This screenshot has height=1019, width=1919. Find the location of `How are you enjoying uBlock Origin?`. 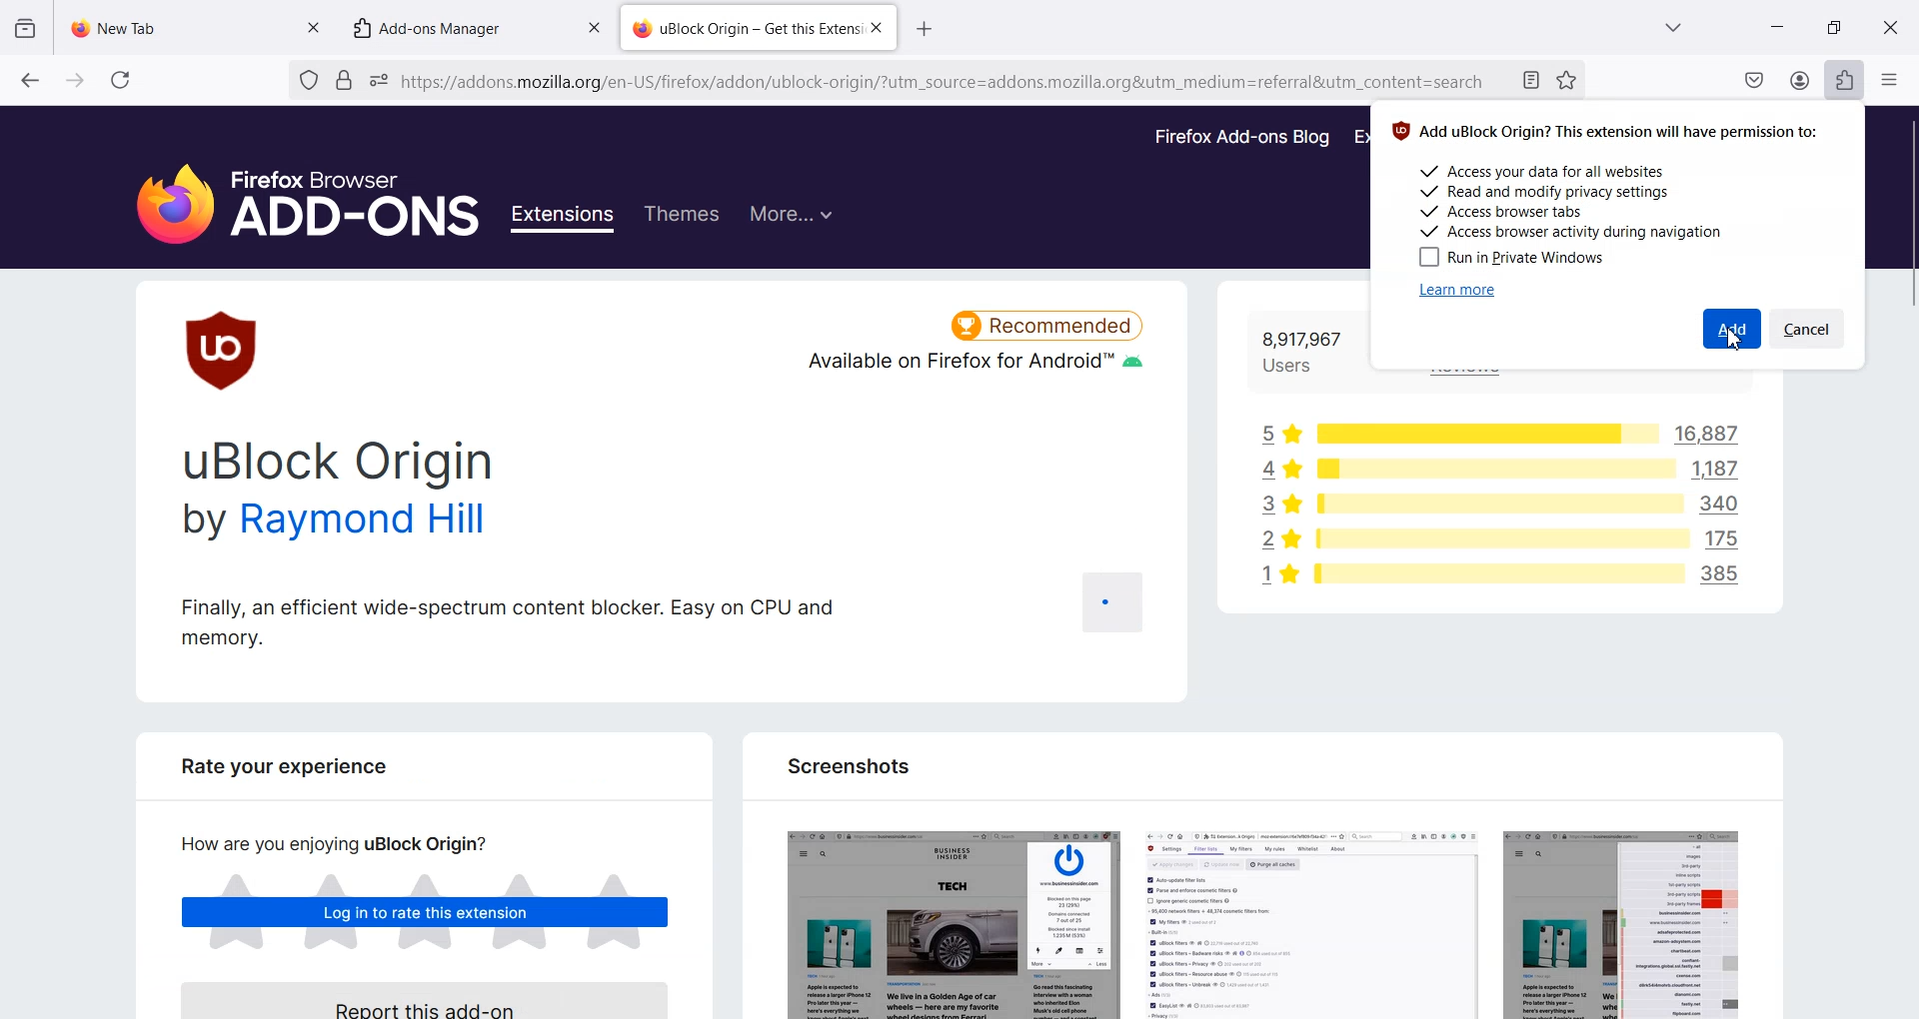

How are you enjoying uBlock Origin? is located at coordinates (326, 843).